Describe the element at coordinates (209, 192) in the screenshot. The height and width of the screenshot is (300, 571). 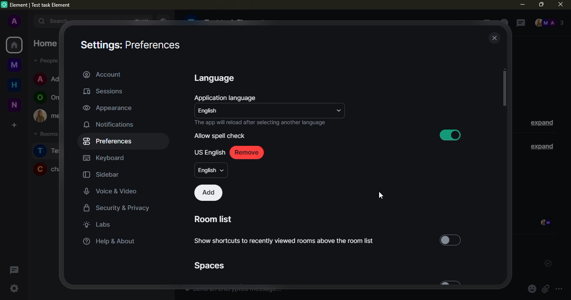
I see `add` at that location.